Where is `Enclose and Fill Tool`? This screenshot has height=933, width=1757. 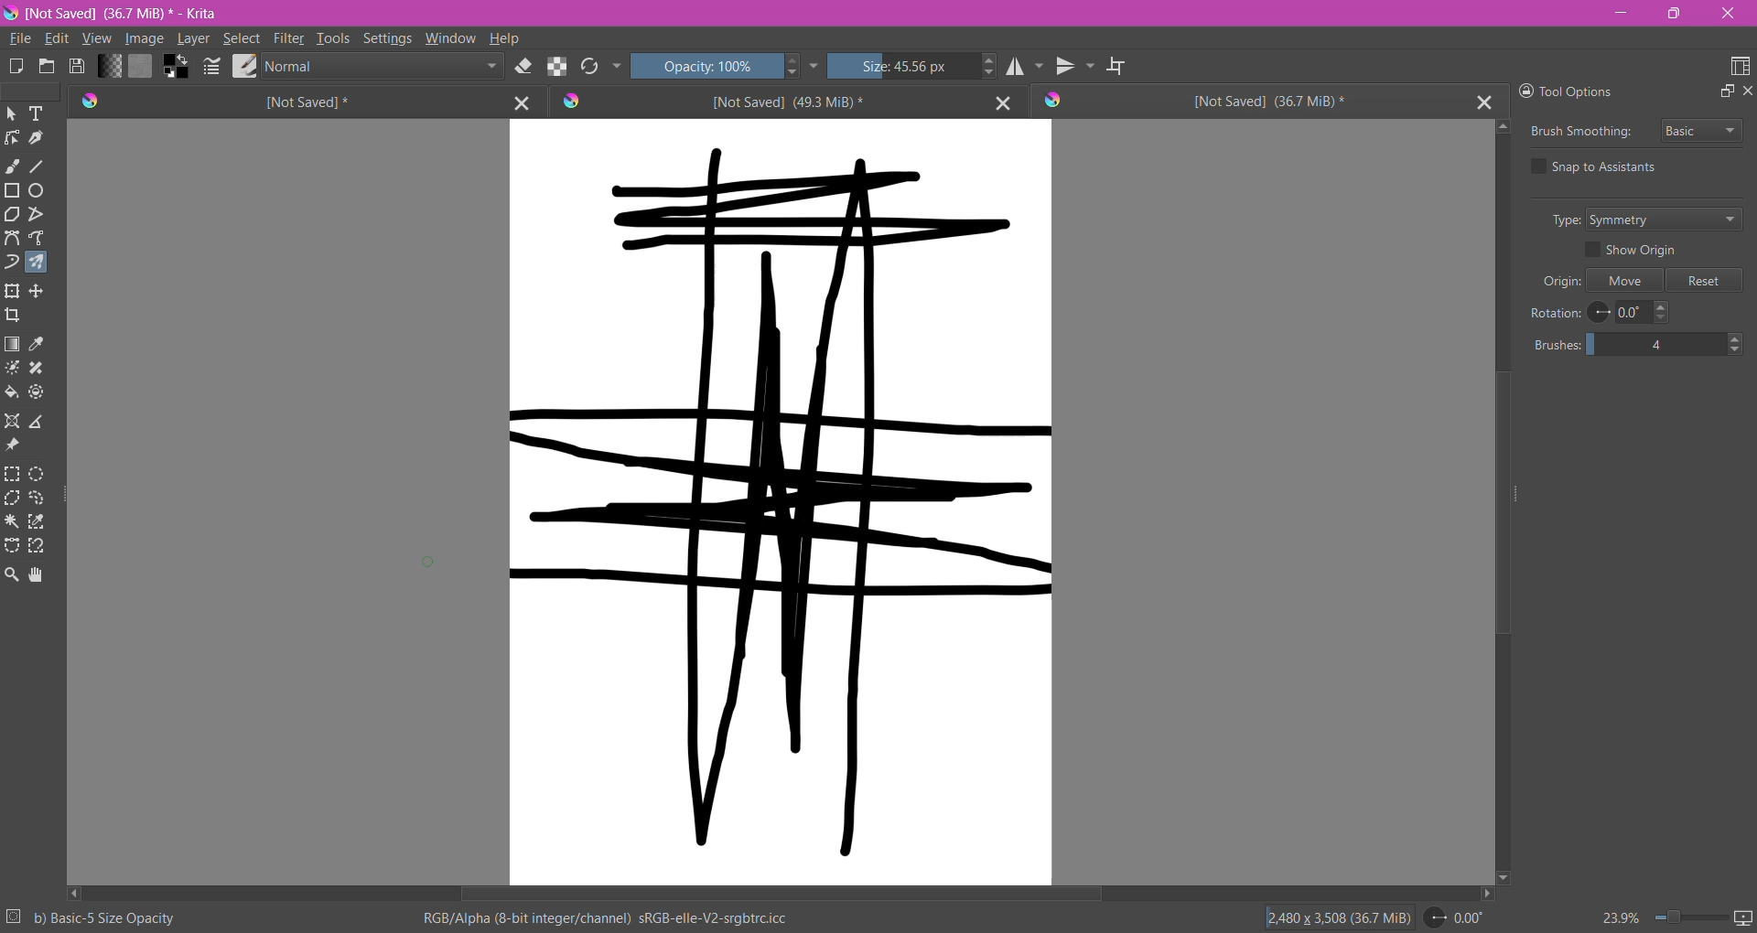 Enclose and Fill Tool is located at coordinates (38, 392).